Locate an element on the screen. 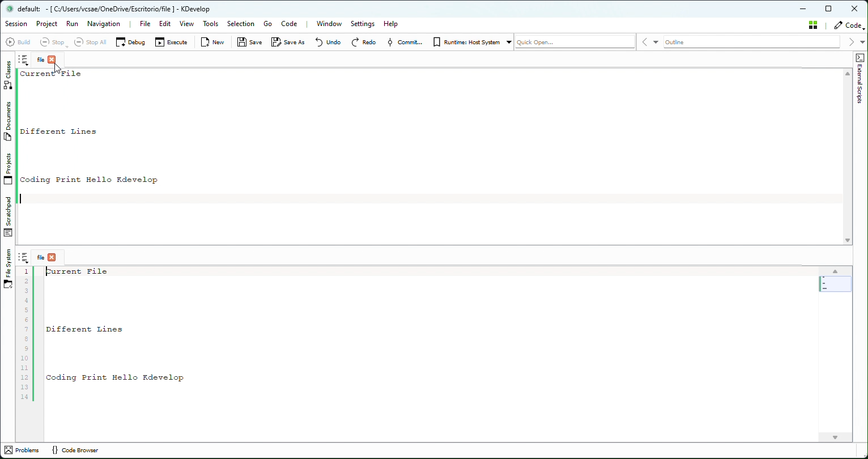  Stachpad is located at coordinates (8, 218).